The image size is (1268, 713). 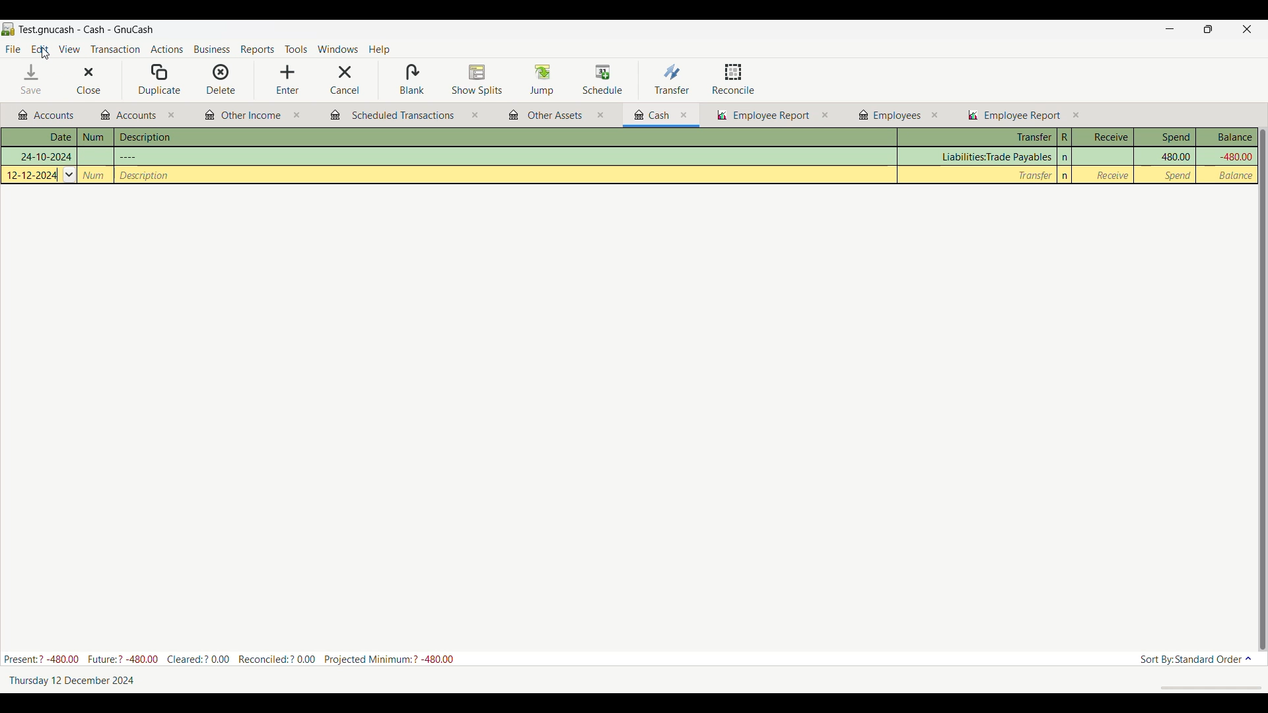 What do you see at coordinates (1076, 115) in the screenshot?
I see `close` at bounding box center [1076, 115].